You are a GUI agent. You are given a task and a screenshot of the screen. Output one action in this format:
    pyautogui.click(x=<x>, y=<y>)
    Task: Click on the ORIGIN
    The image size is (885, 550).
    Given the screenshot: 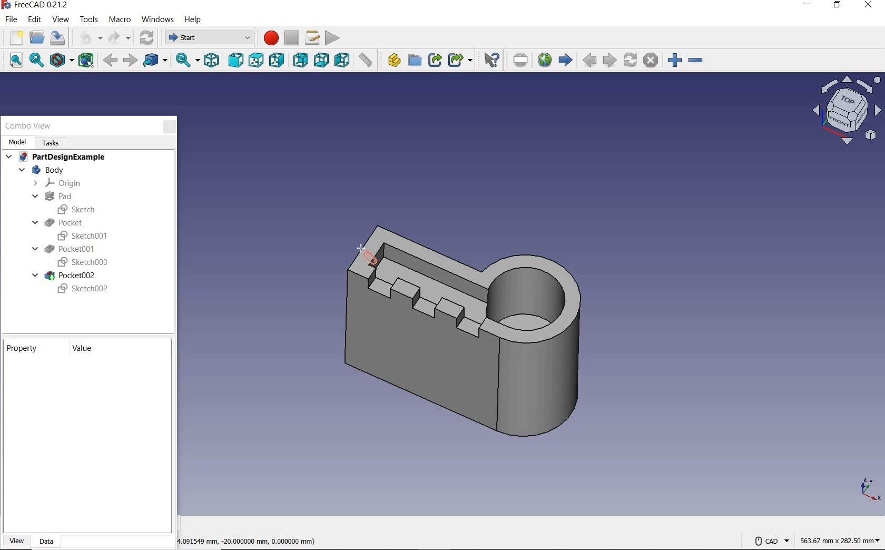 What is the action you would take?
    pyautogui.click(x=58, y=183)
    